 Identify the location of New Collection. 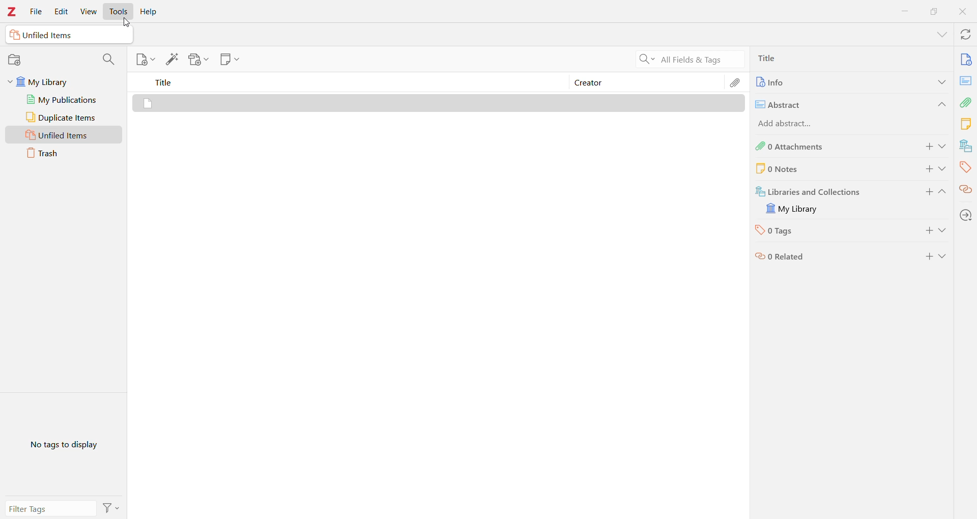
(16, 60).